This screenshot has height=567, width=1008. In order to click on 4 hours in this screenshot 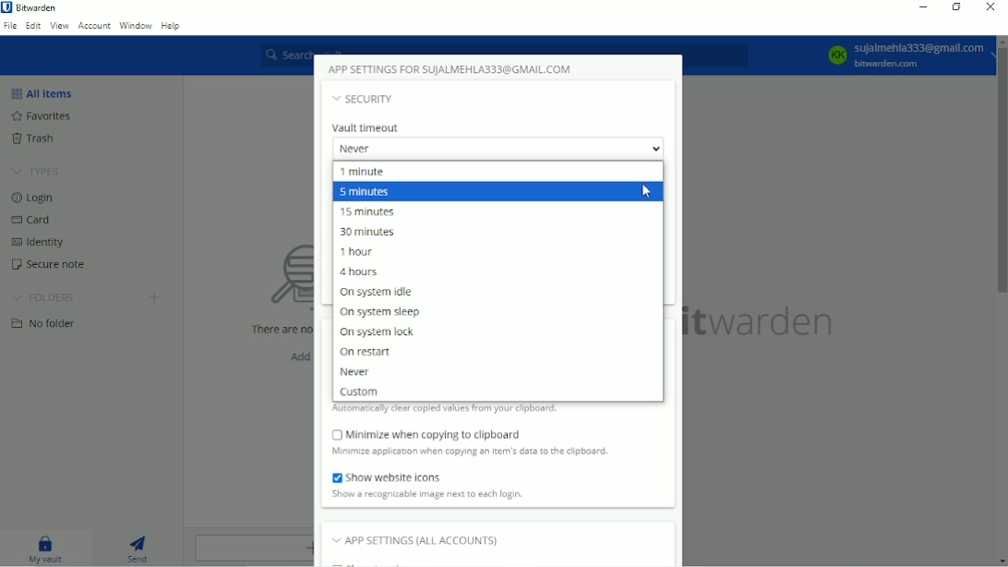, I will do `click(361, 271)`.